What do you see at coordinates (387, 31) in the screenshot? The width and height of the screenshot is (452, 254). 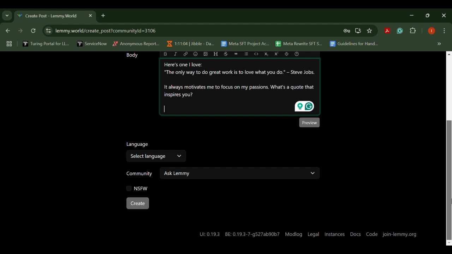 I see `Acrobat Extension` at bounding box center [387, 31].